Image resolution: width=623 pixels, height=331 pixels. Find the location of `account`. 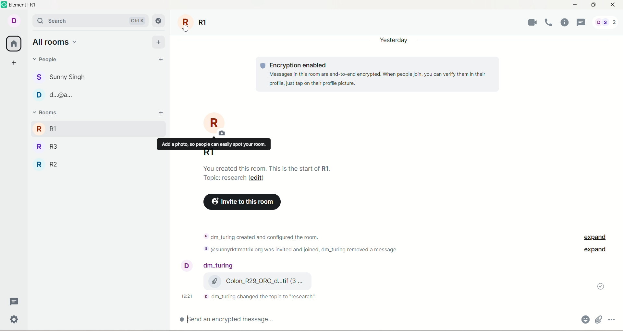

account is located at coordinates (205, 265).